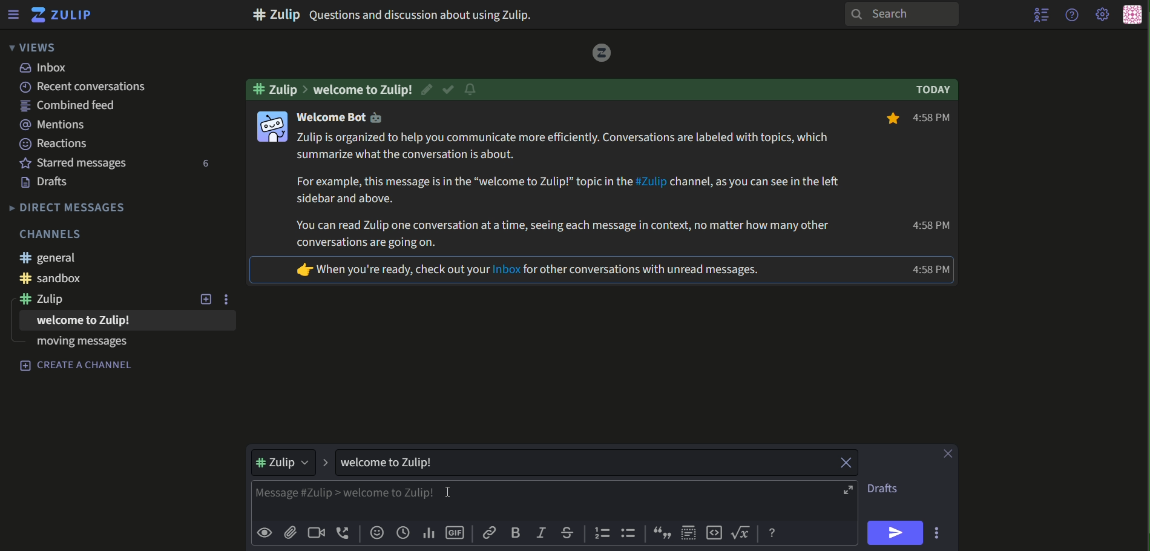 This screenshot has height=551, width=1150. I want to click on close, so click(839, 462).